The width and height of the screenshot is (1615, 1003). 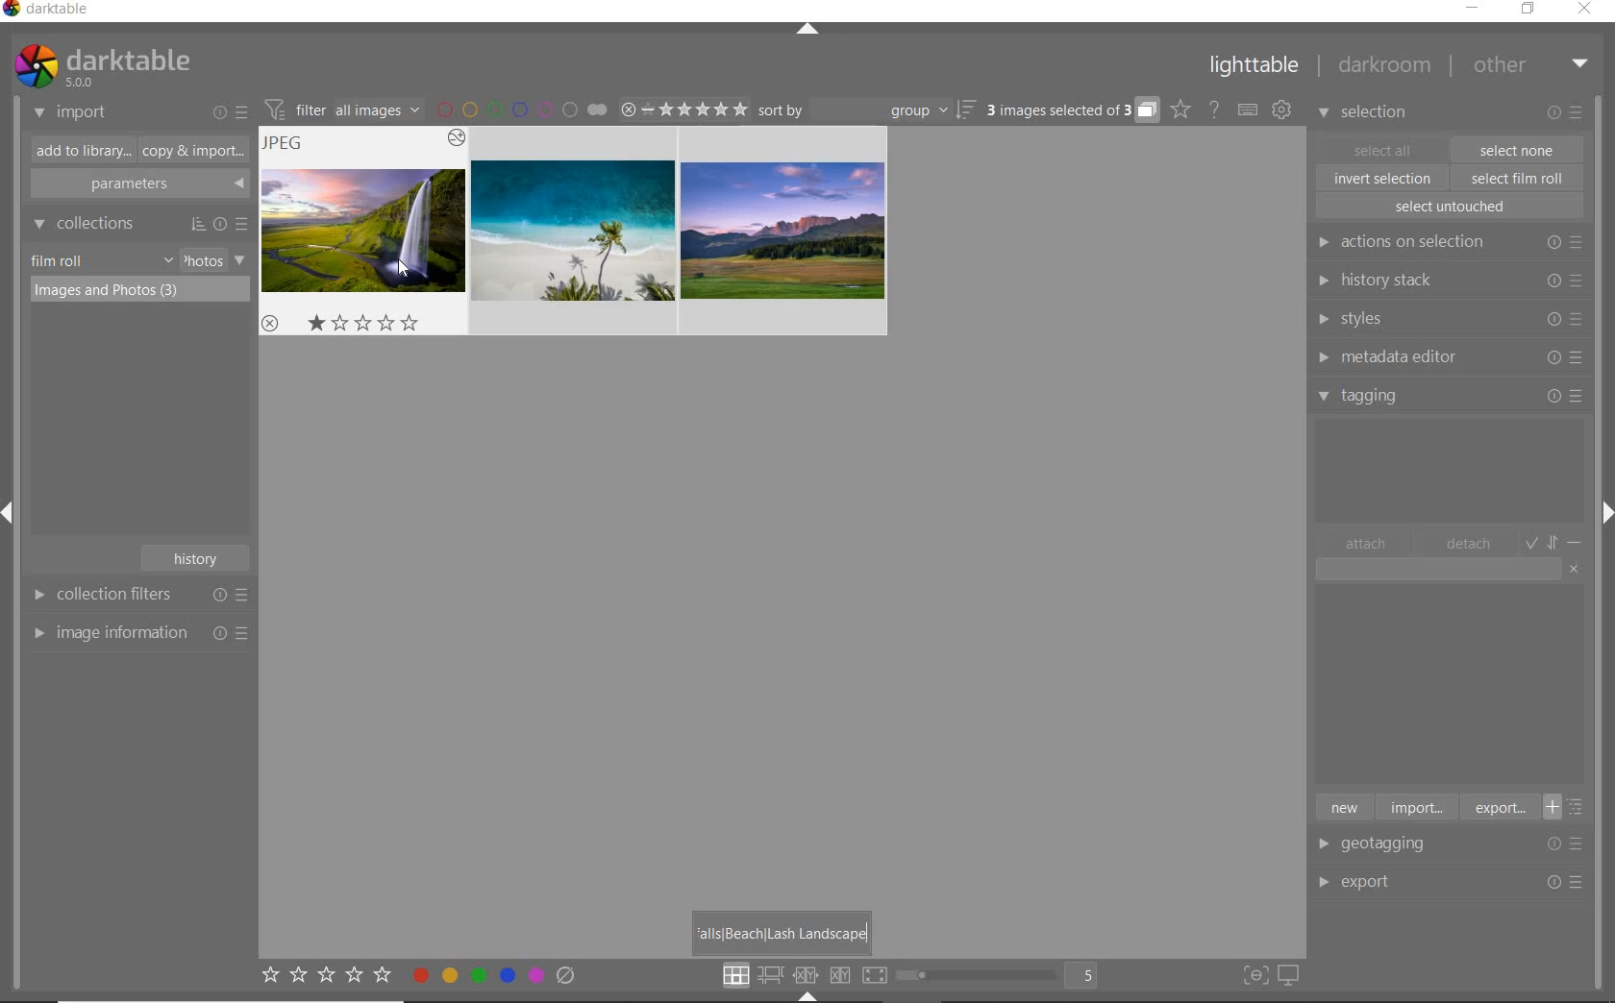 I want to click on select untouched, so click(x=1449, y=207).